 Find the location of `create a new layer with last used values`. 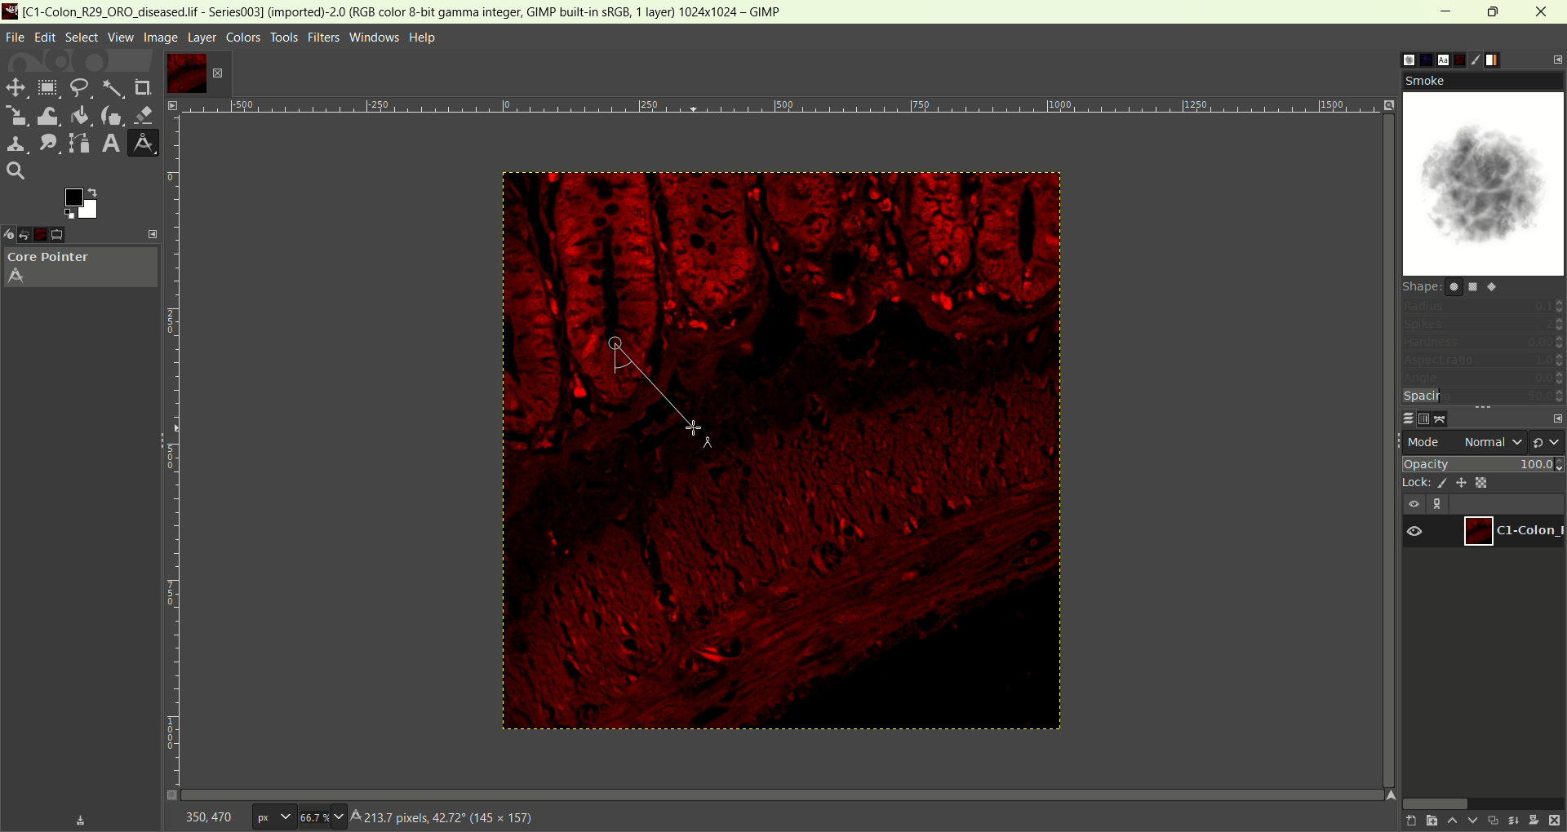

create a new layer with last used values is located at coordinates (1405, 821).